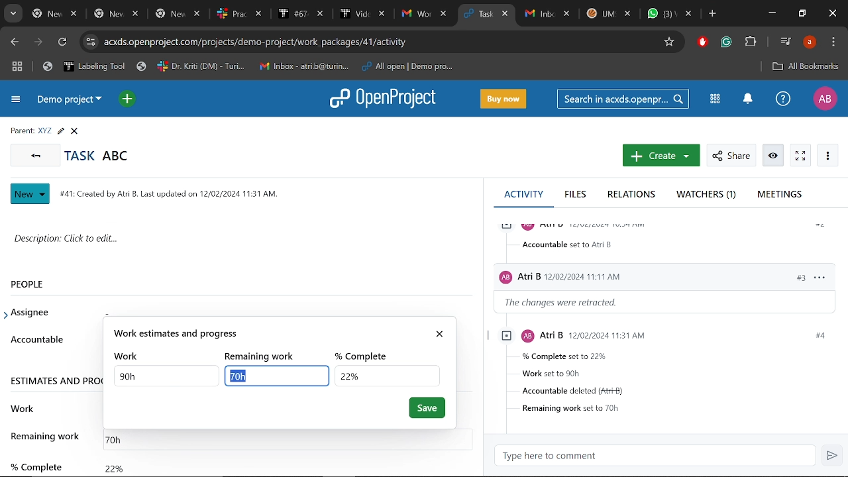 The height and width of the screenshot is (477, 848). Describe the element at coordinates (71, 102) in the screenshot. I see `Current projrct` at that location.